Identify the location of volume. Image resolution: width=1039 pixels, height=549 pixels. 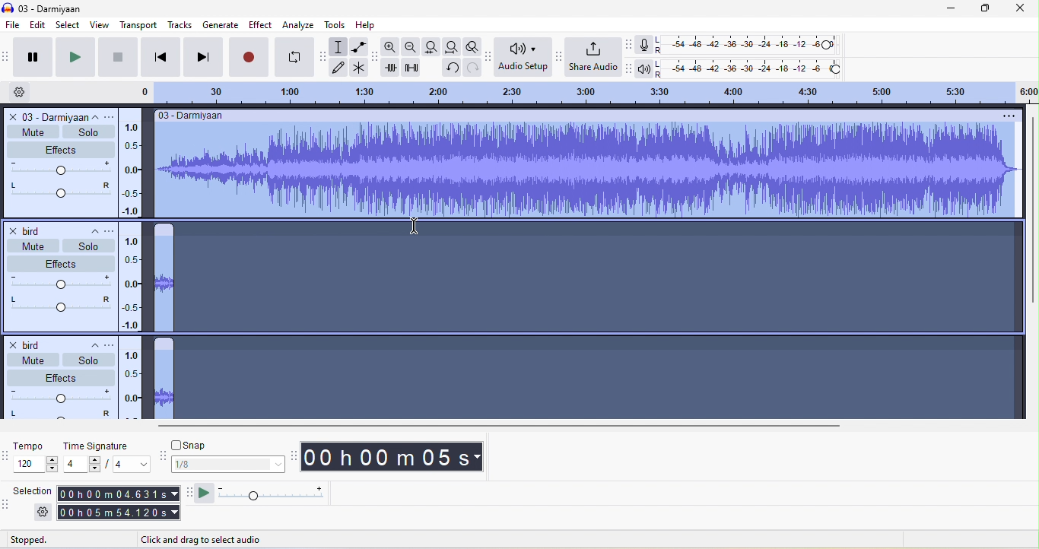
(59, 395).